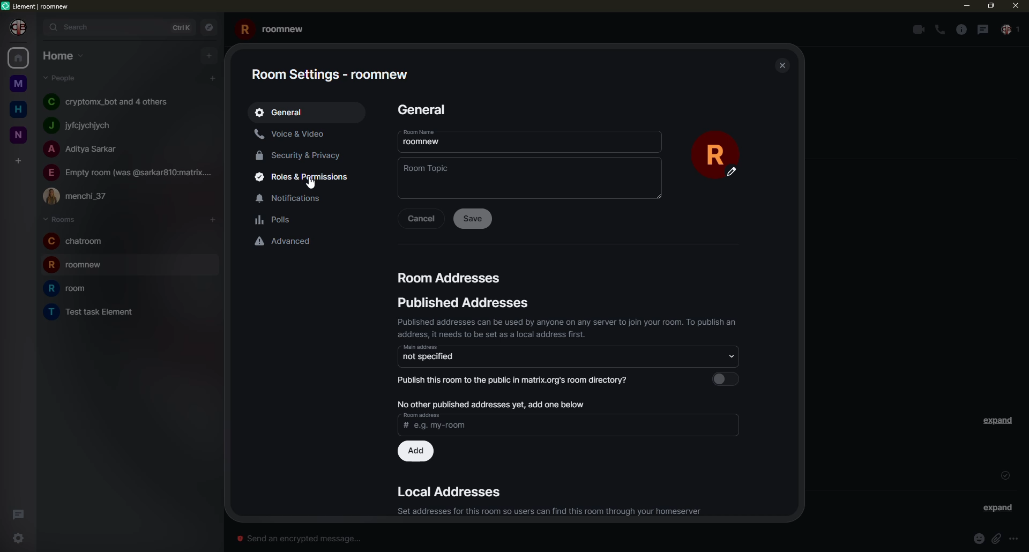 Image resolution: width=1029 pixels, height=552 pixels. Describe the element at coordinates (63, 56) in the screenshot. I see `home` at that location.